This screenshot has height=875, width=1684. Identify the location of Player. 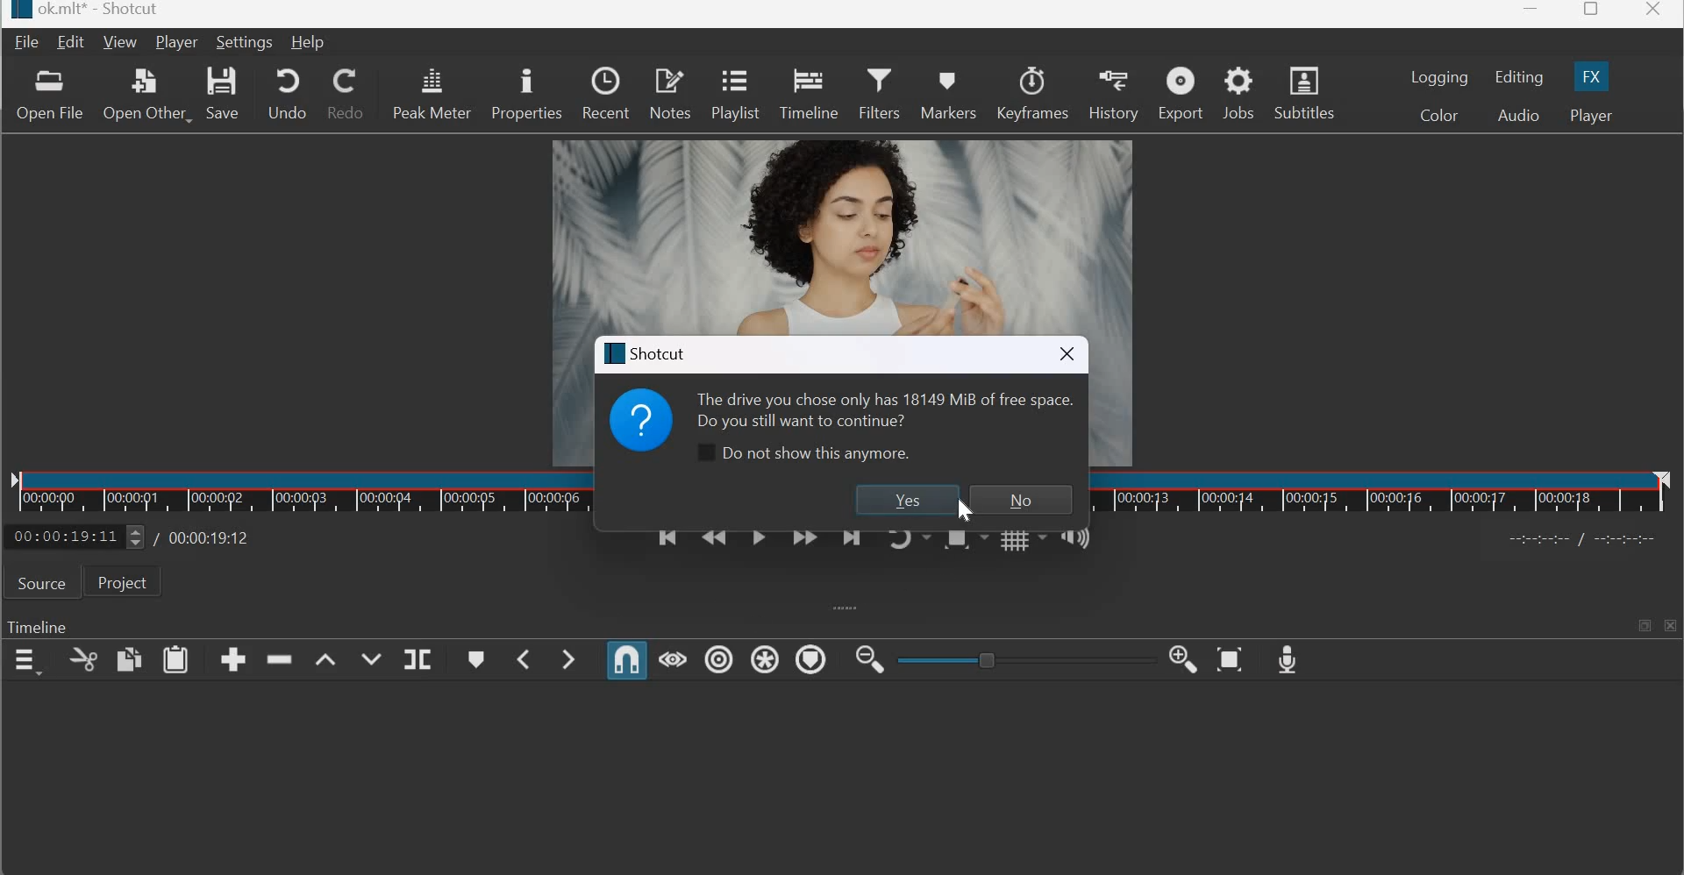
(175, 44).